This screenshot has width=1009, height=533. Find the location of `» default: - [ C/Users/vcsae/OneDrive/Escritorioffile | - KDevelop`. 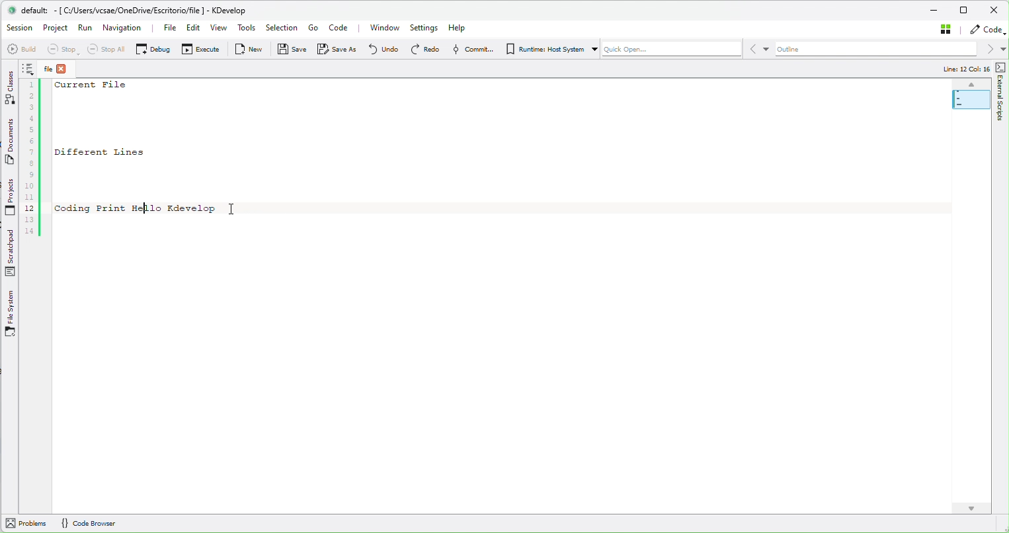

» default: - [ C/Users/vcsae/OneDrive/Escritorioffile | - KDevelop is located at coordinates (132, 10).